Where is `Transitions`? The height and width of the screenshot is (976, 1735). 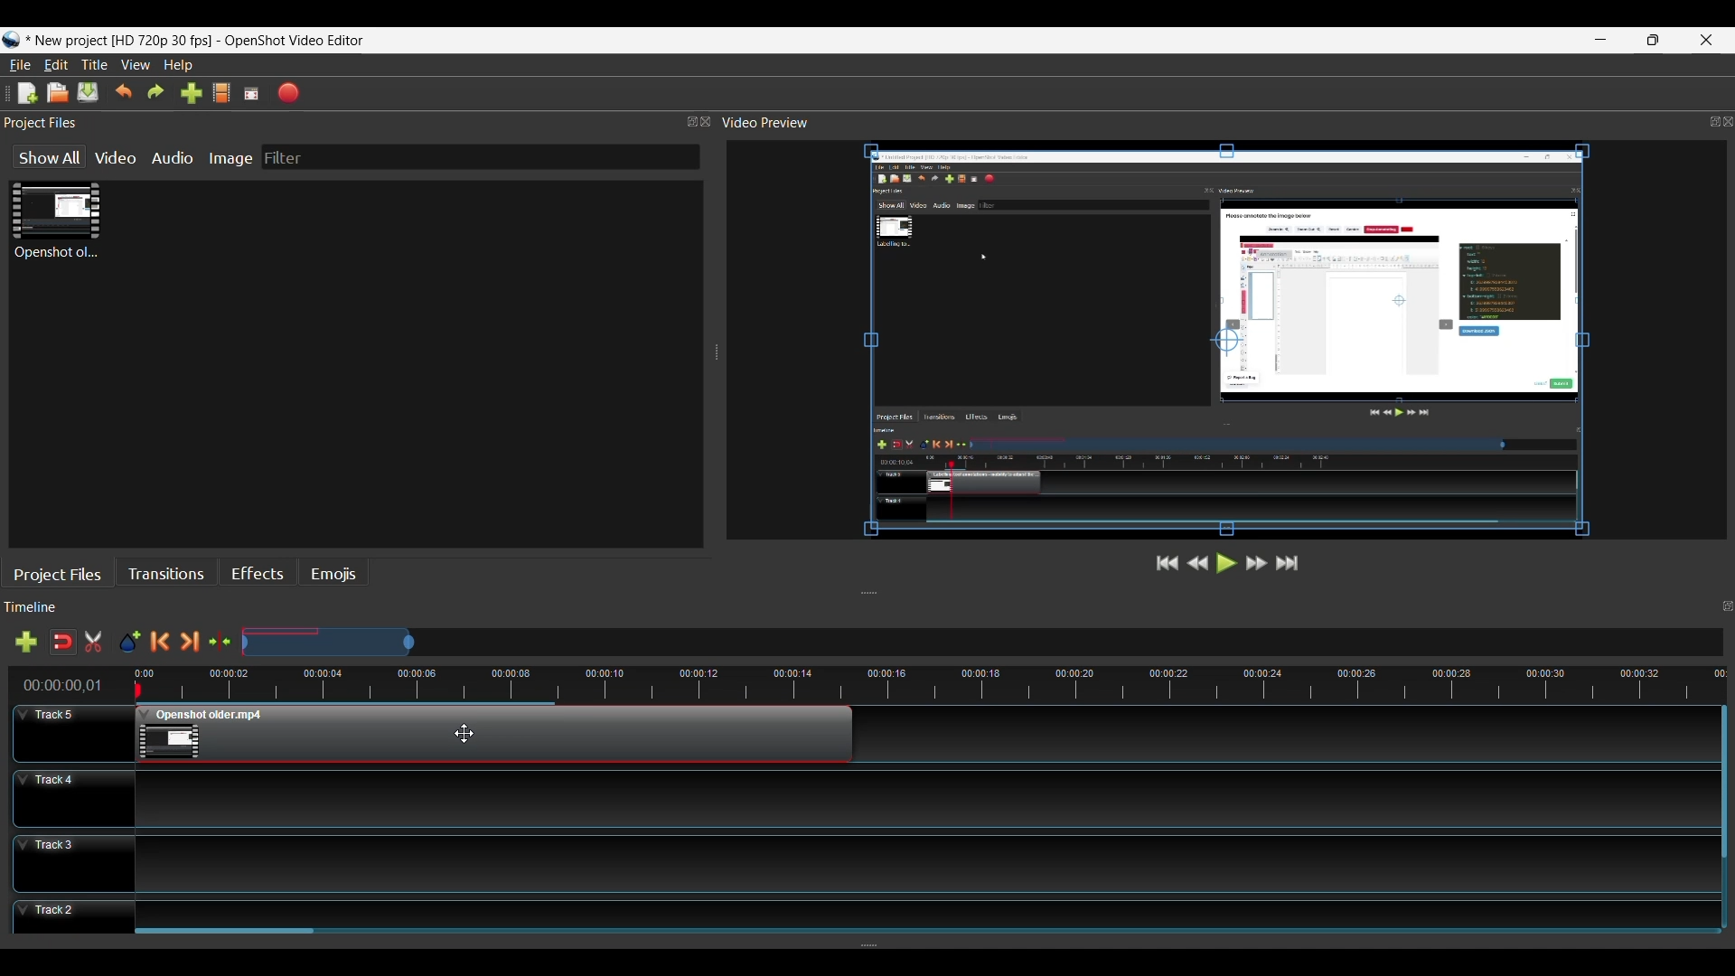 Transitions is located at coordinates (164, 575).